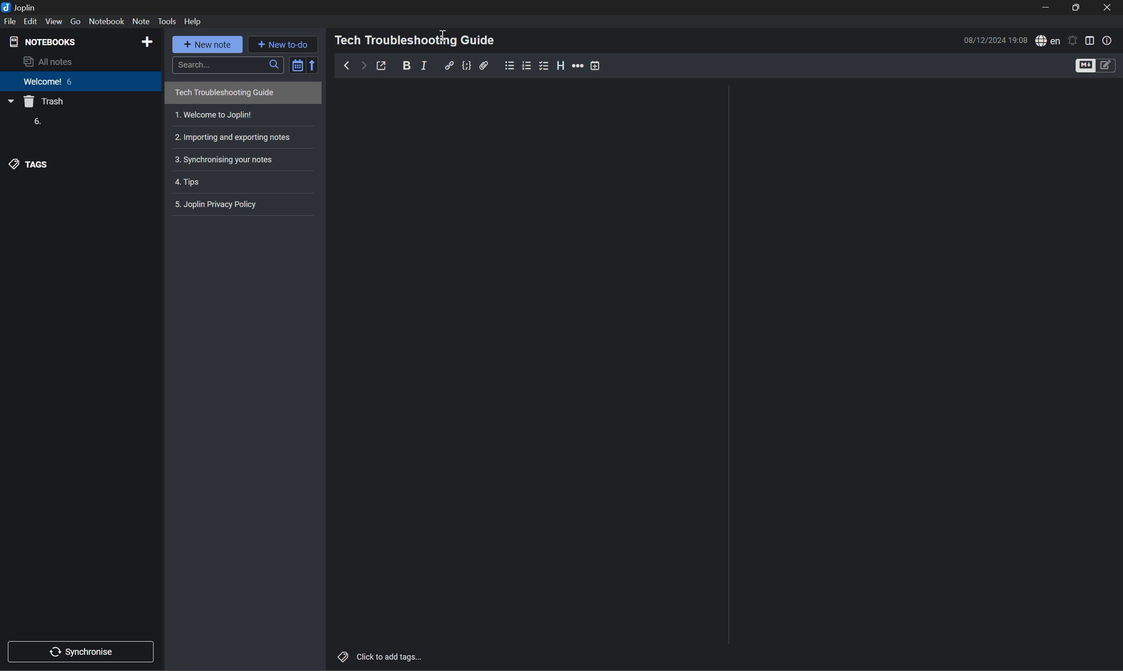 This screenshot has height=671, width=1123. I want to click on cursor, so click(444, 33).